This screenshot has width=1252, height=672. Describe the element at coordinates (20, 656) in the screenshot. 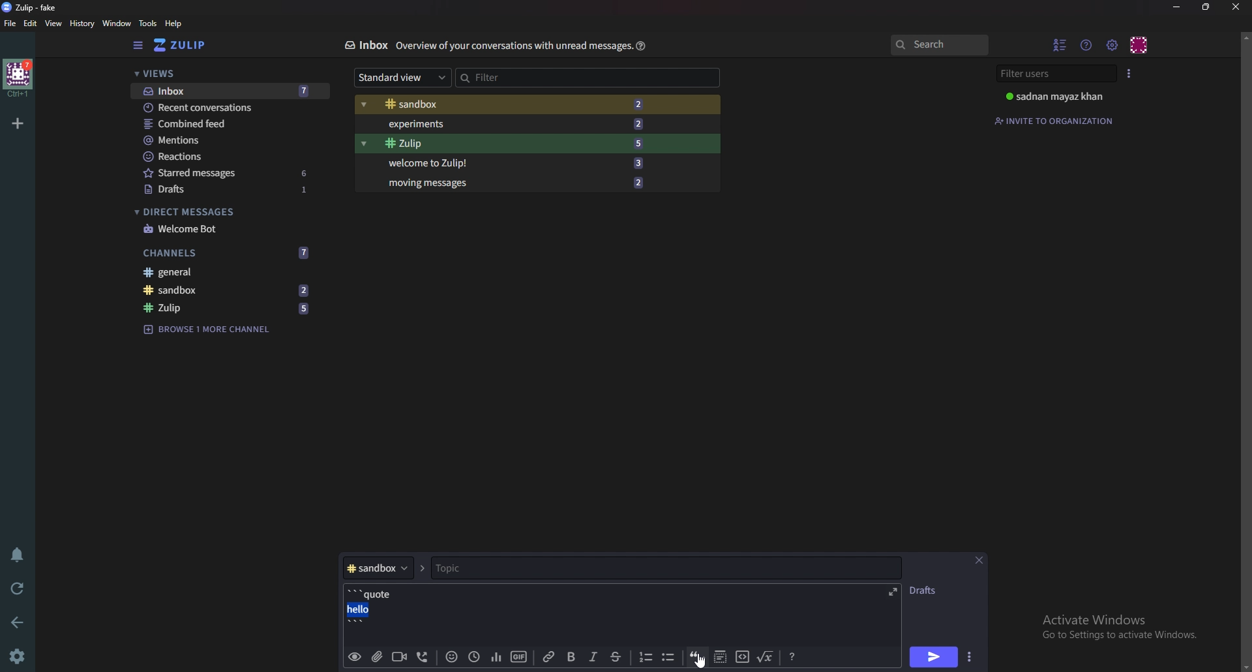

I see `settings` at that location.